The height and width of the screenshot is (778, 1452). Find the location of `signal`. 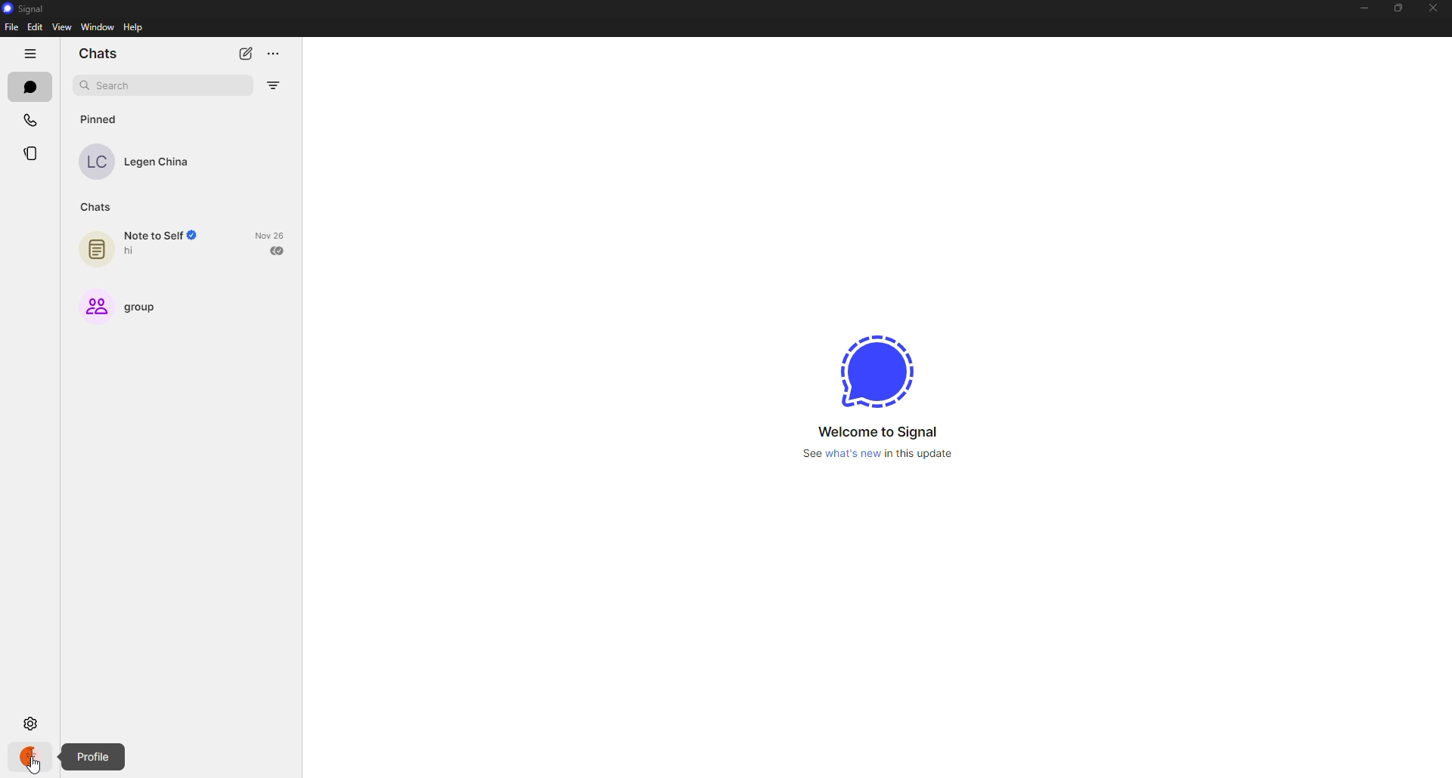

signal is located at coordinates (874, 367).